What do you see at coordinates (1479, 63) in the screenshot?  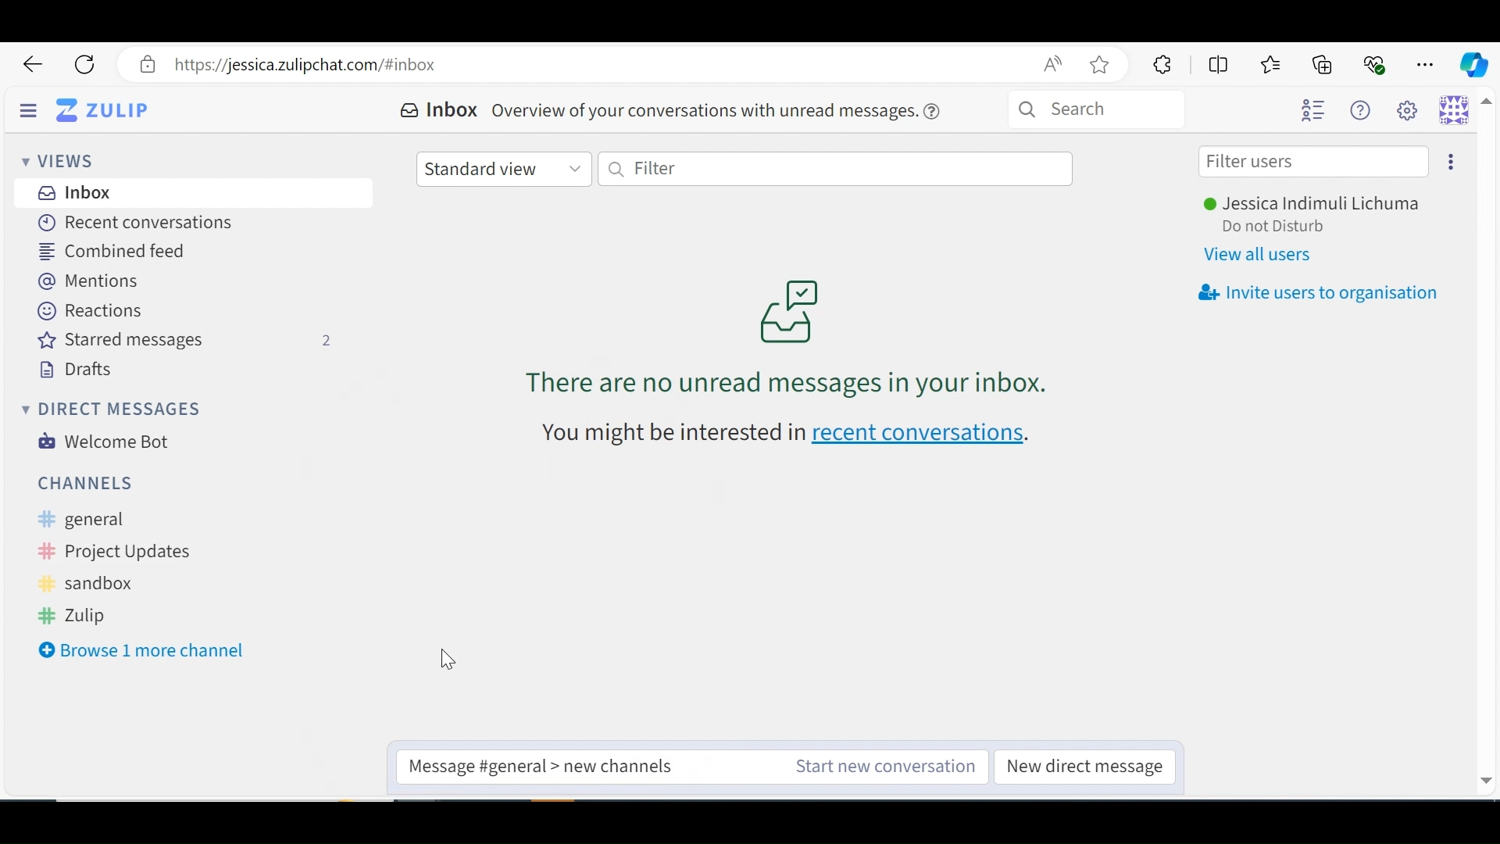 I see `` at bounding box center [1479, 63].